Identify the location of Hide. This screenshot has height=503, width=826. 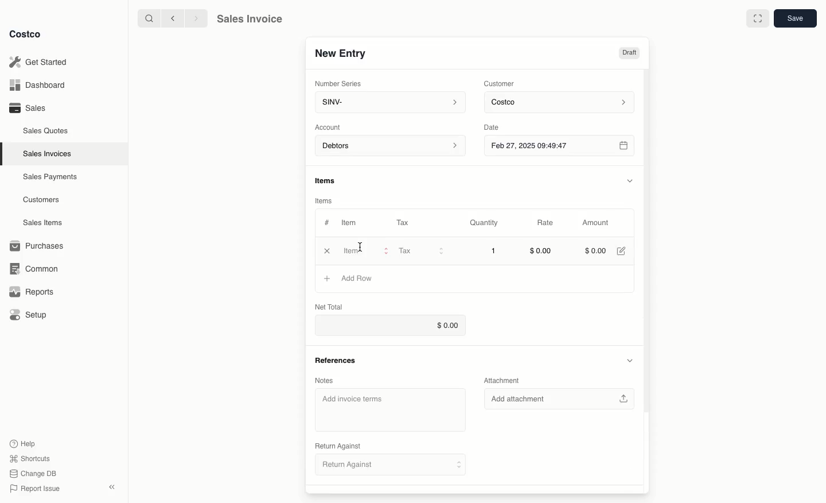
(630, 179).